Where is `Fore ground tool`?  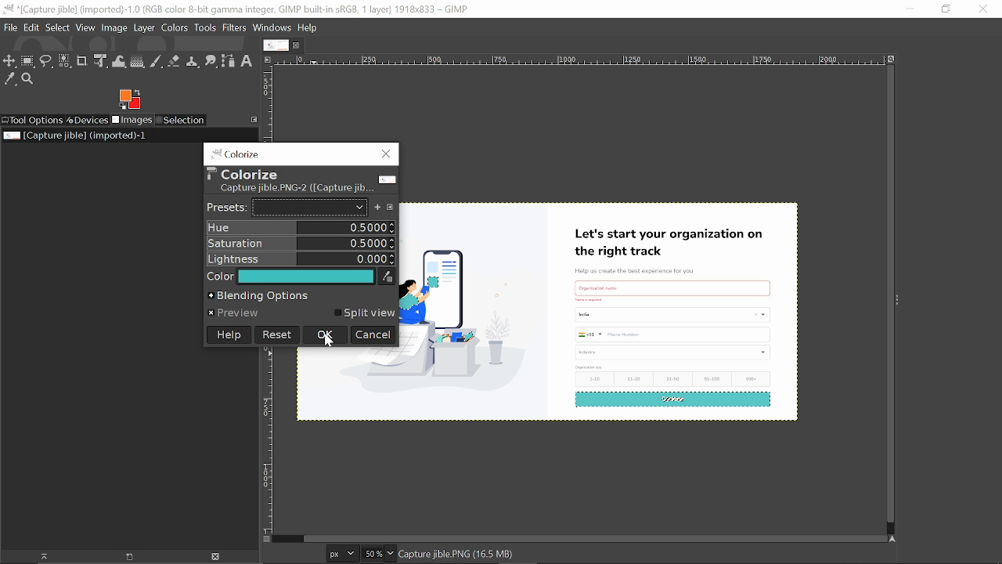 Fore ground tool is located at coordinates (128, 99).